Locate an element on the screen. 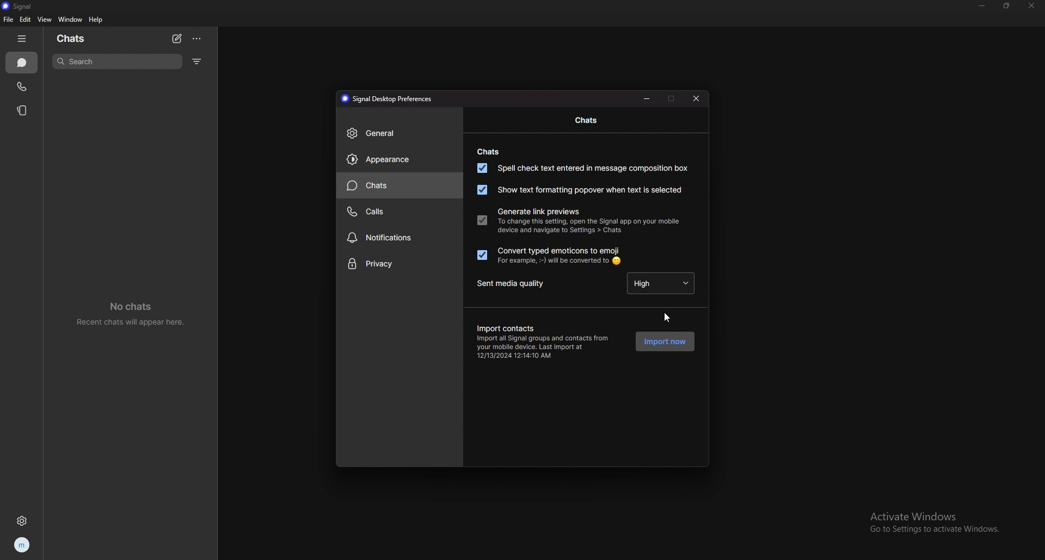 The image size is (1045, 560). import now is located at coordinates (665, 341).